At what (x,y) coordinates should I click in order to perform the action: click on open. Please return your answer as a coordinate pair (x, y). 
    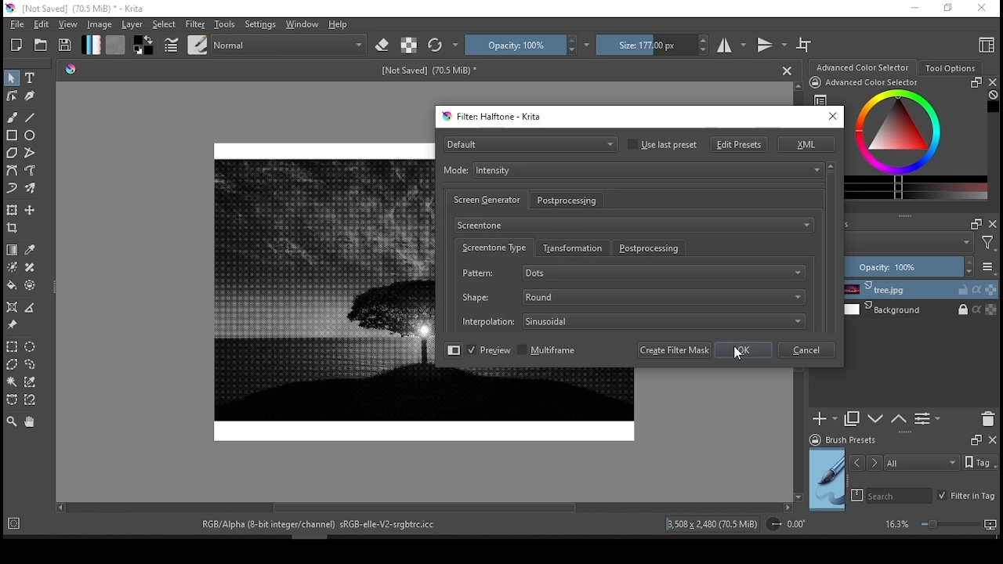
    Looking at the image, I should click on (41, 45).